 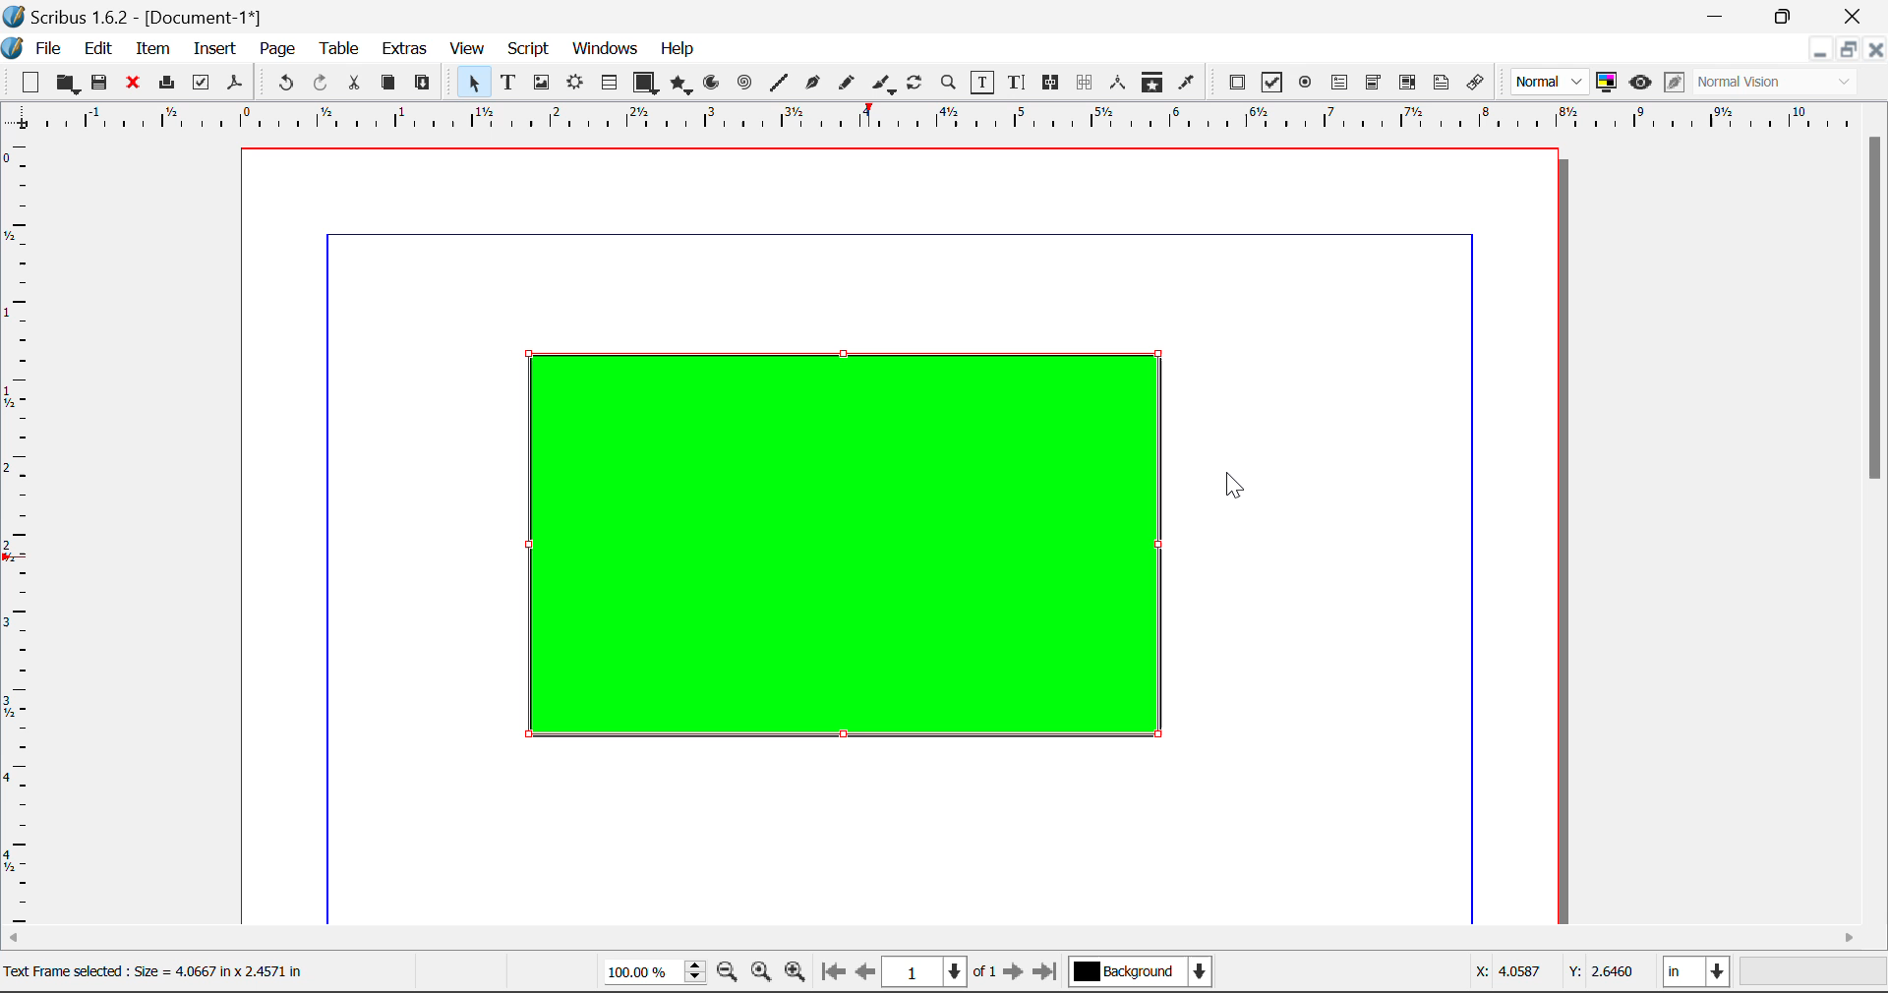 I want to click on Minimize, so click(x=1787, y=15).